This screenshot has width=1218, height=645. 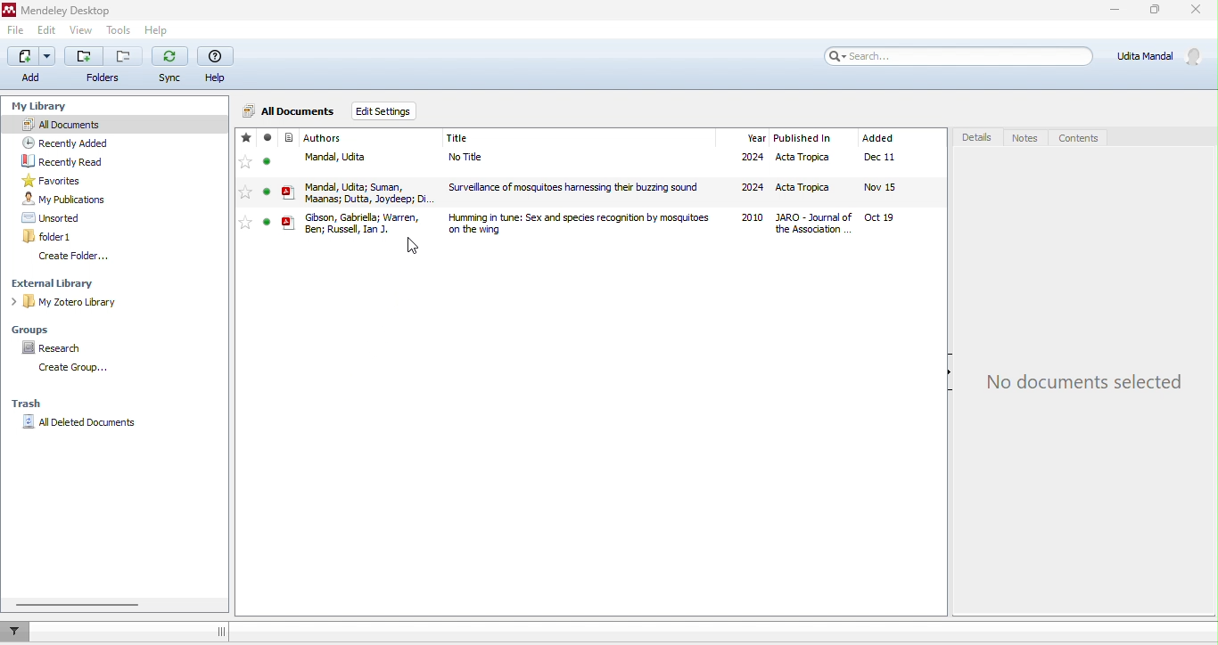 What do you see at coordinates (324, 138) in the screenshot?
I see `journal author name` at bounding box center [324, 138].